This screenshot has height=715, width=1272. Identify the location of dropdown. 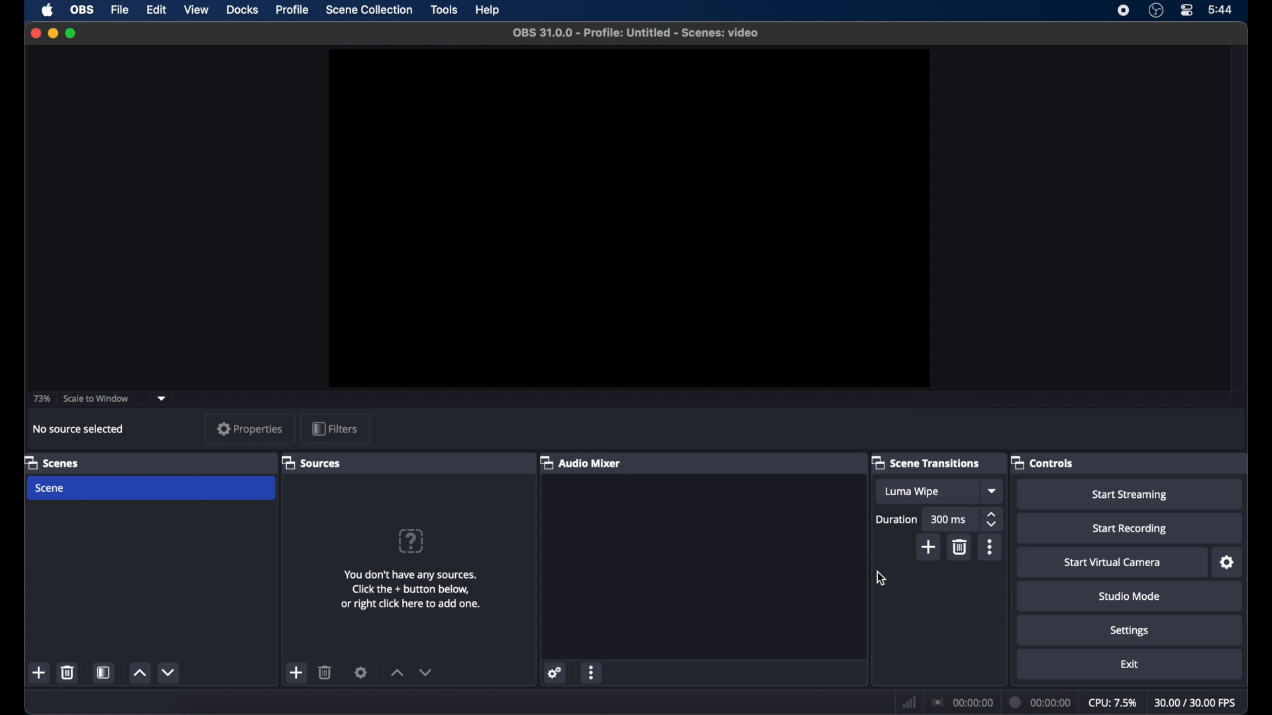
(991, 490).